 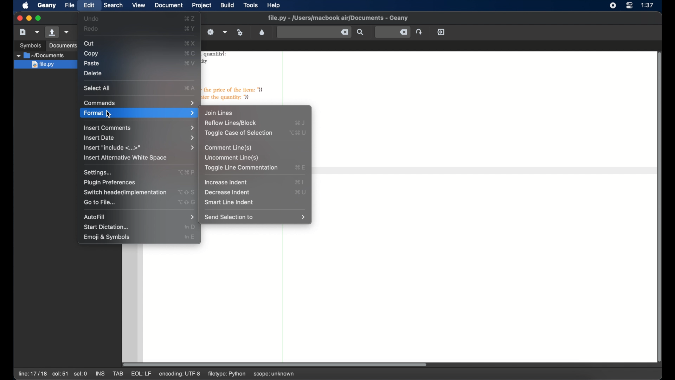 What do you see at coordinates (657, 206) in the screenshot?
I see `scroll bar` at bounding box center [657, 206].